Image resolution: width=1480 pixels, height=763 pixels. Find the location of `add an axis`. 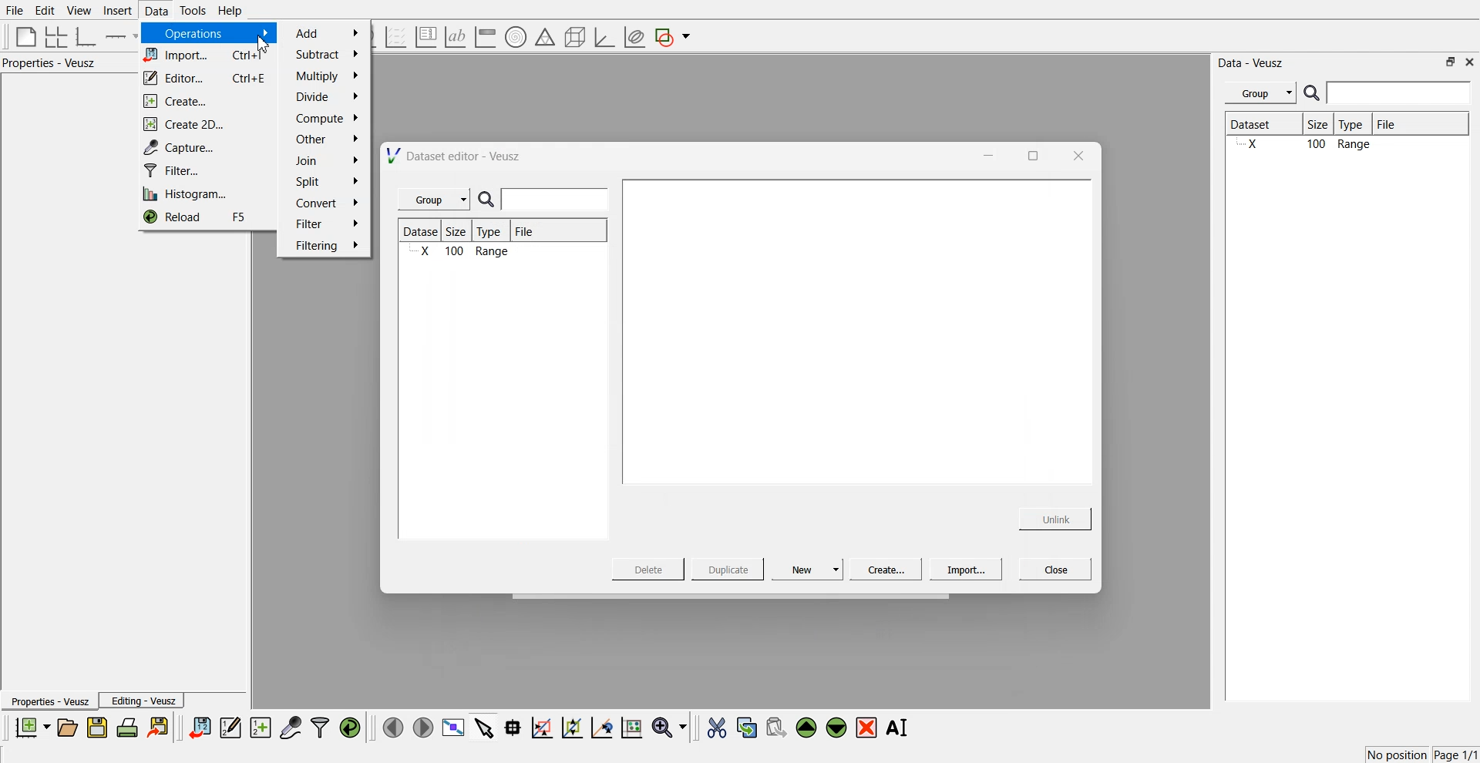

add an axis is located at coordinates (122, 36).